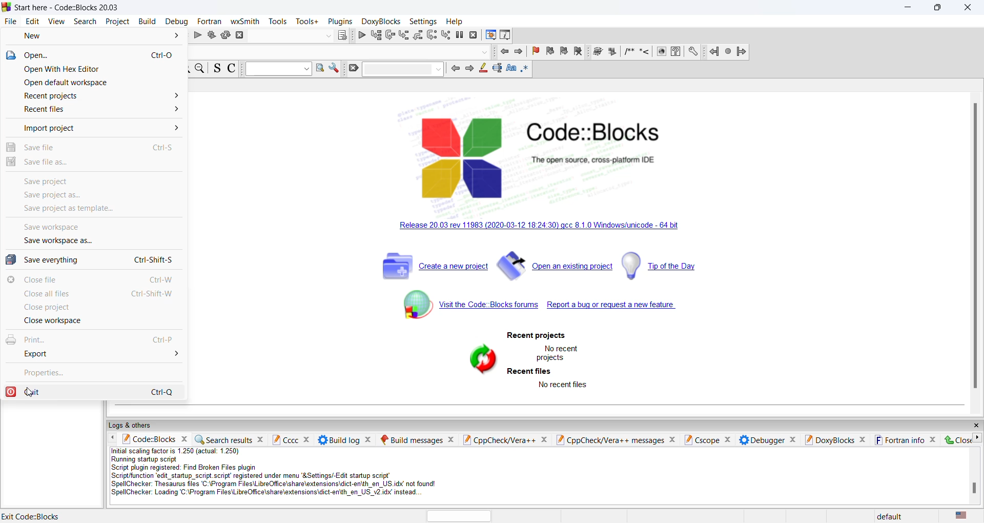 The image size is (984, 523). I want to click on close workspace, so click(93, 324).